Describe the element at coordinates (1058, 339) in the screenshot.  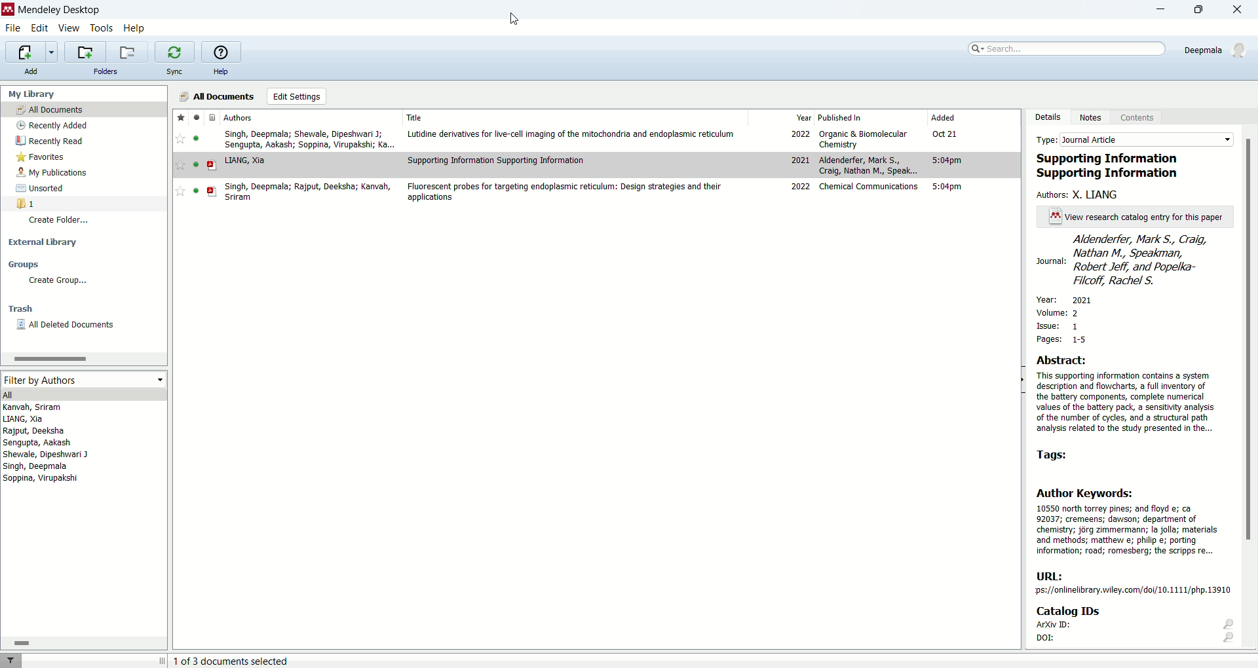
I see `pages: 1-5` at that location.